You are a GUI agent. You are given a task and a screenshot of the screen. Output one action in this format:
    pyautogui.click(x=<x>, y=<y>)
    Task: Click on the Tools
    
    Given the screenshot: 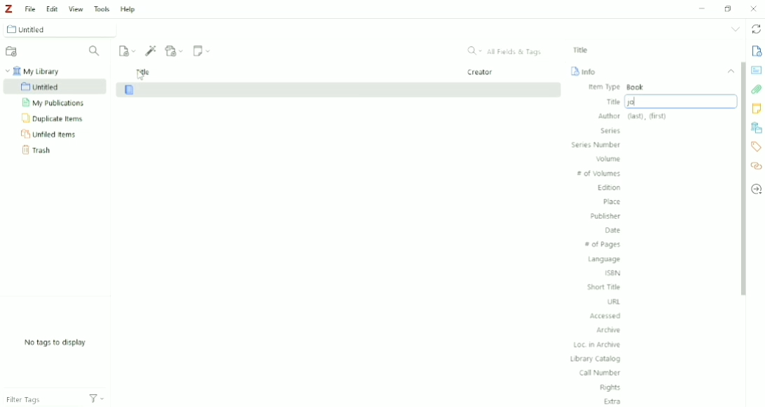 What is the action you would take?
    pyautogui.click(x=101, y=8)
    